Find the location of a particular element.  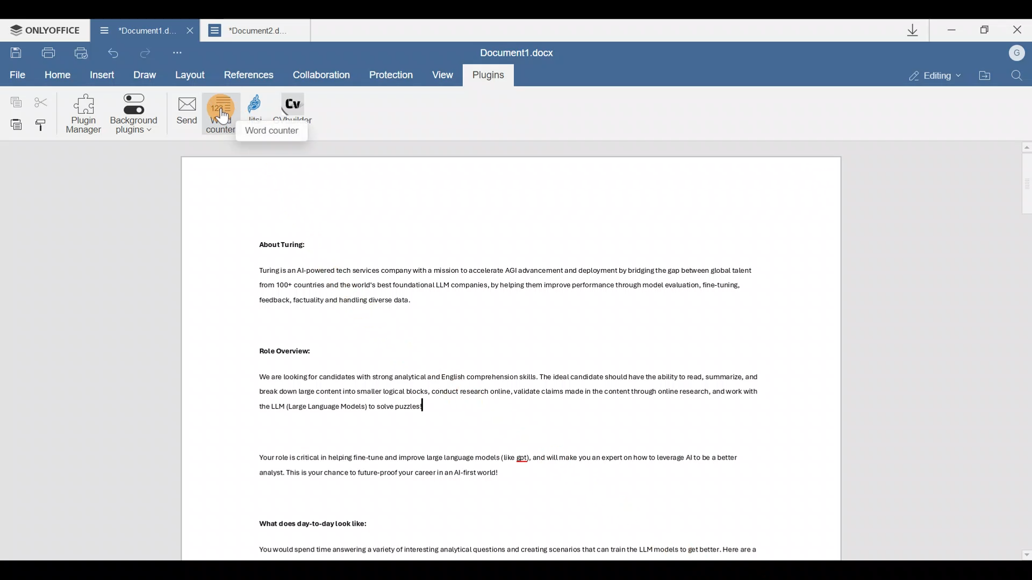

Quick print is located at coordinates (81, 53).